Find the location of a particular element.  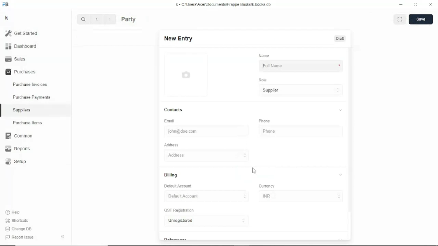

Minimize is located at coordinates (401, 4).